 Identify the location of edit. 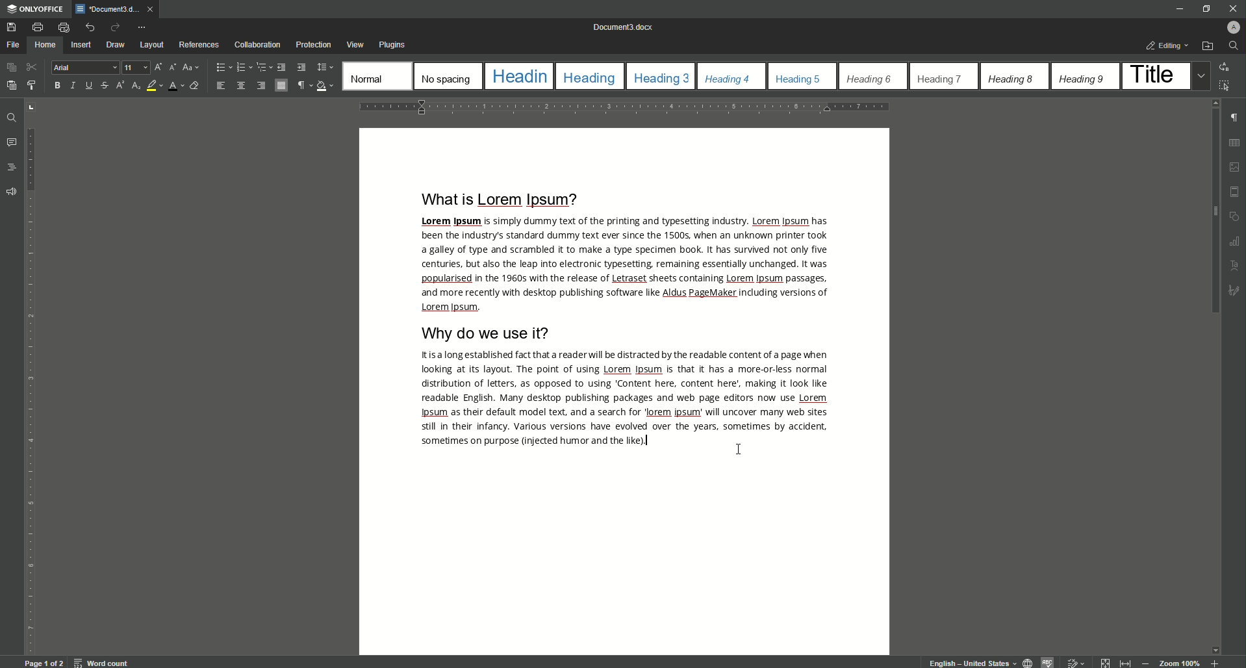
(1075, 662).